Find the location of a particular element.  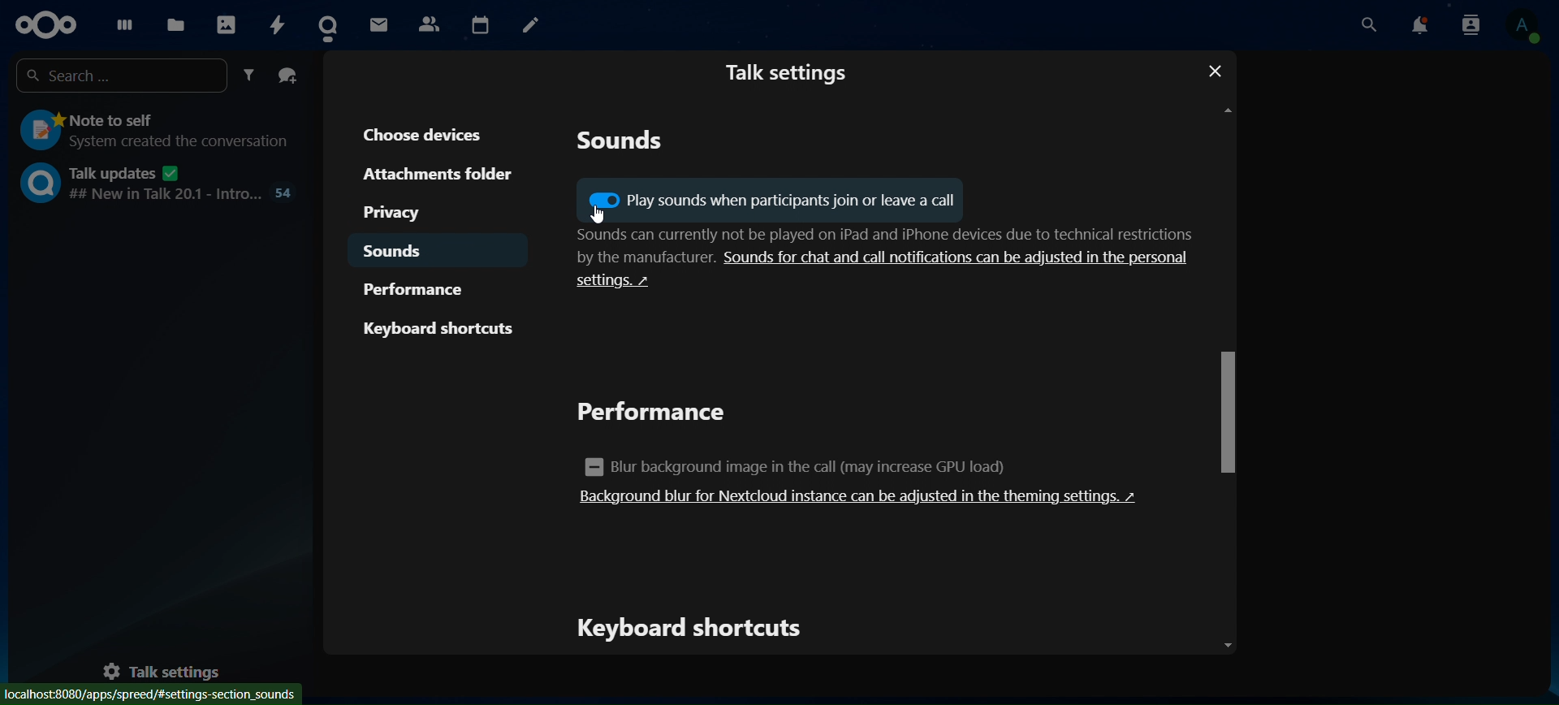

contacts is located at coordinates (427, 24).